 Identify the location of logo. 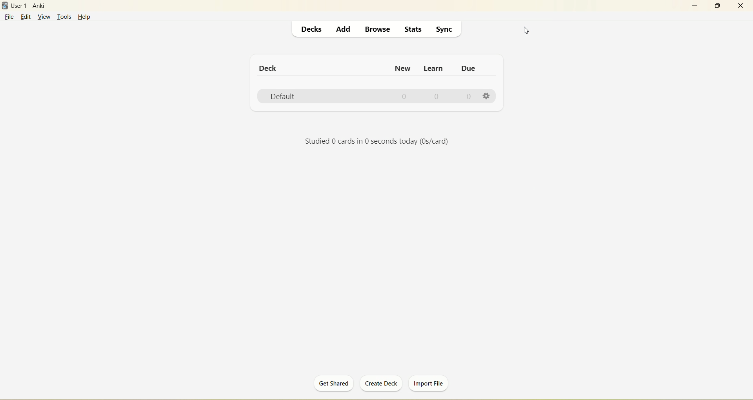
(5, 6).